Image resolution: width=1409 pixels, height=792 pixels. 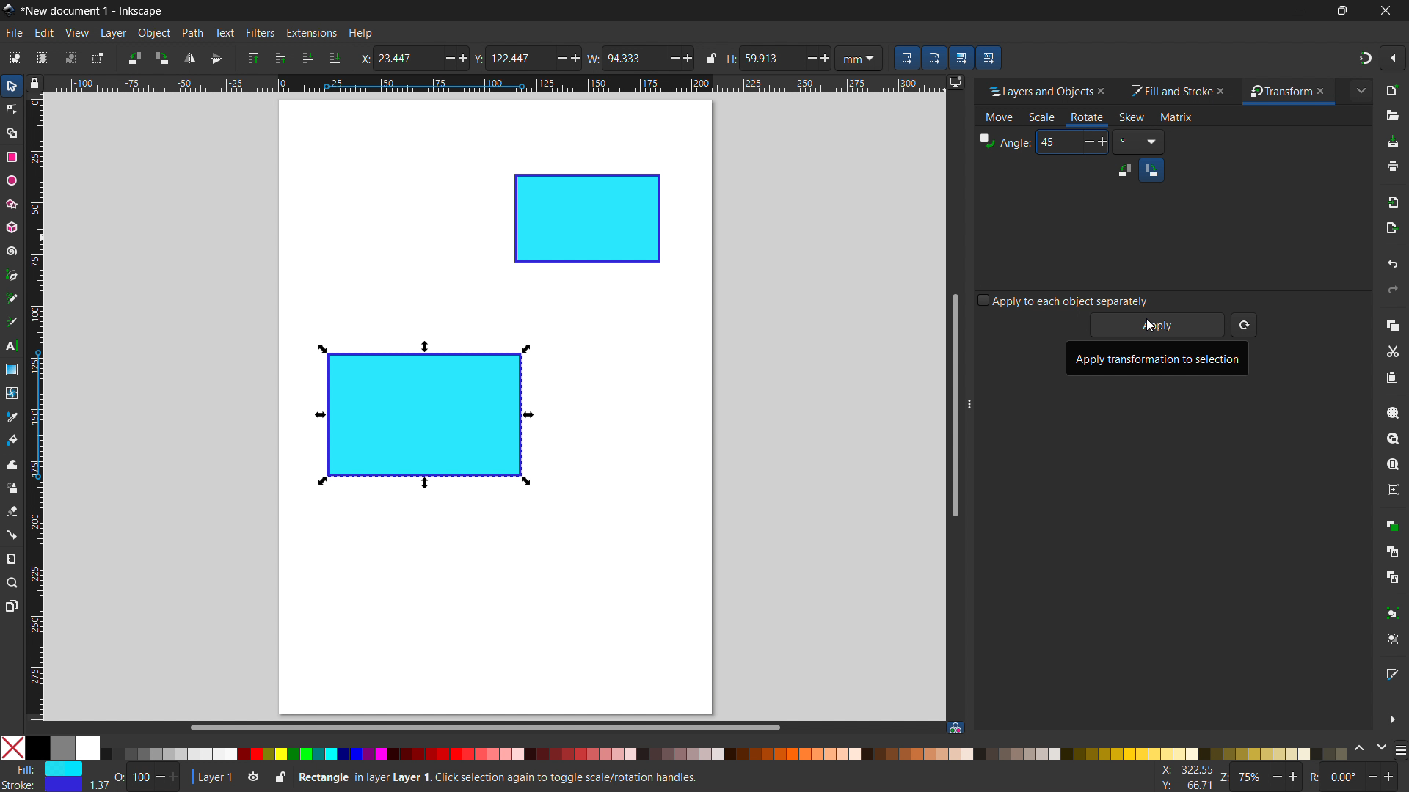 I want to click on paint bucket tool, so click(x=13, y=439).